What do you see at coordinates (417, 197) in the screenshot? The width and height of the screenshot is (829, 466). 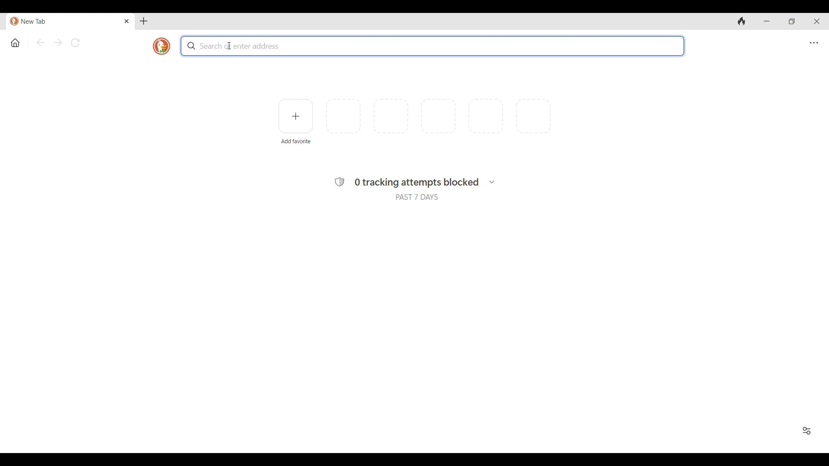 I see `PAST 7 DAYS` at bounding box center [417, 197].